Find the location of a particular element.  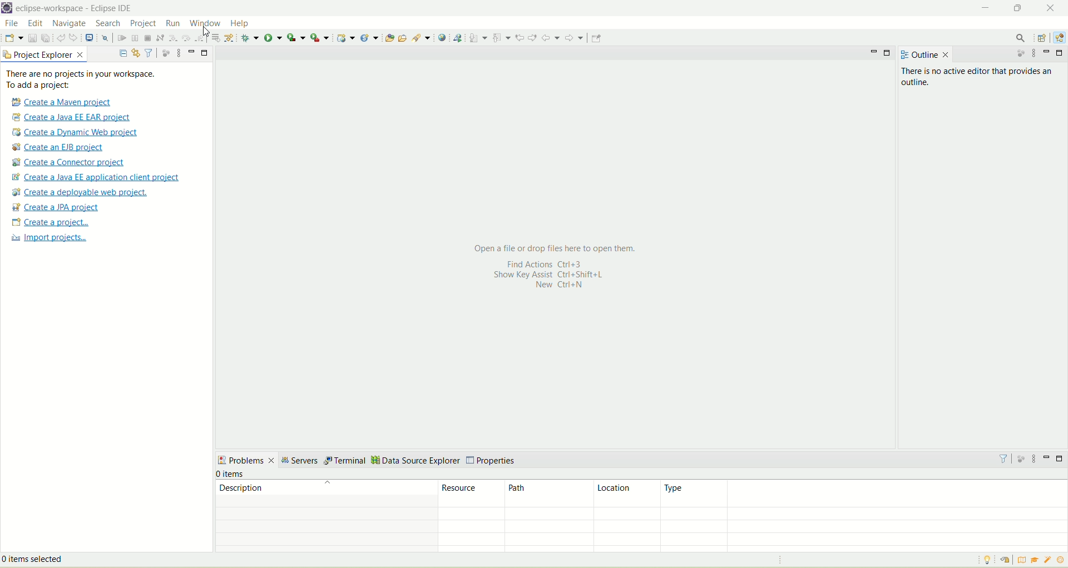

Create a Java EE application client proje t is located at coordinates (98, 177).